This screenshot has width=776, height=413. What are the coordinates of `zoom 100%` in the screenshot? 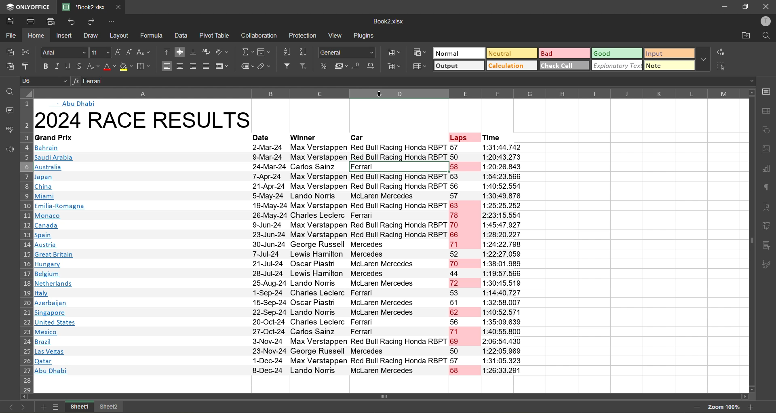 It's located at (725, 408).